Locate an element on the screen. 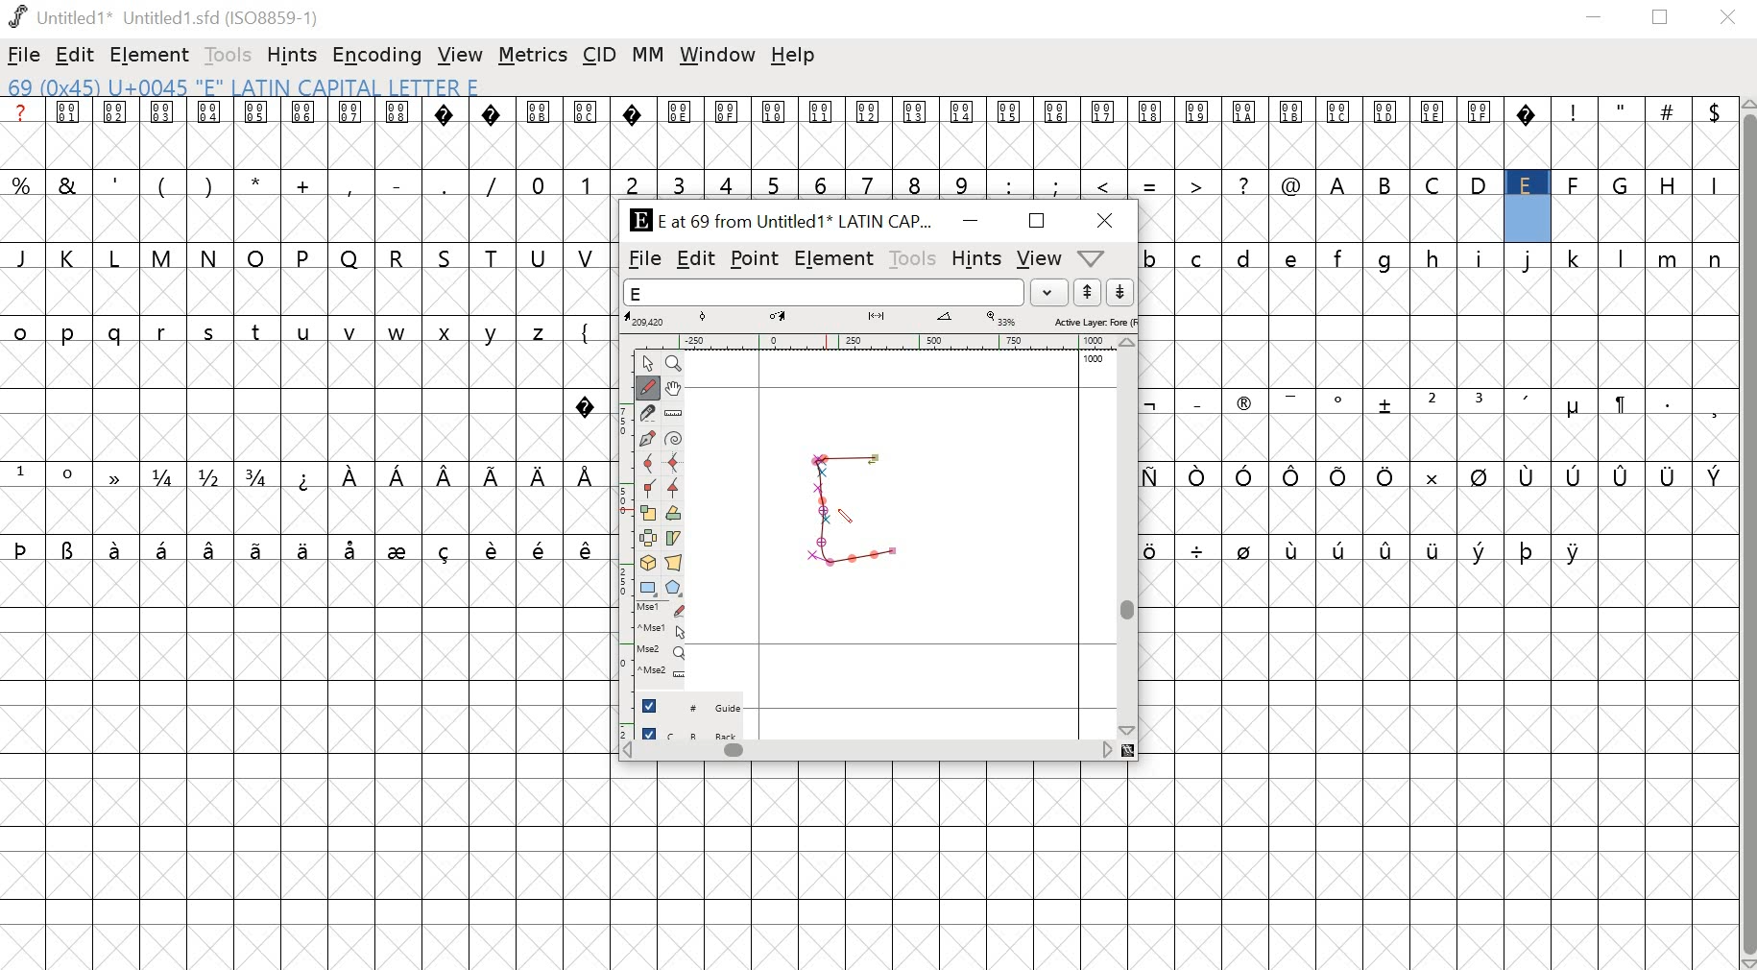  minimize is located at coordinates (970, 223).